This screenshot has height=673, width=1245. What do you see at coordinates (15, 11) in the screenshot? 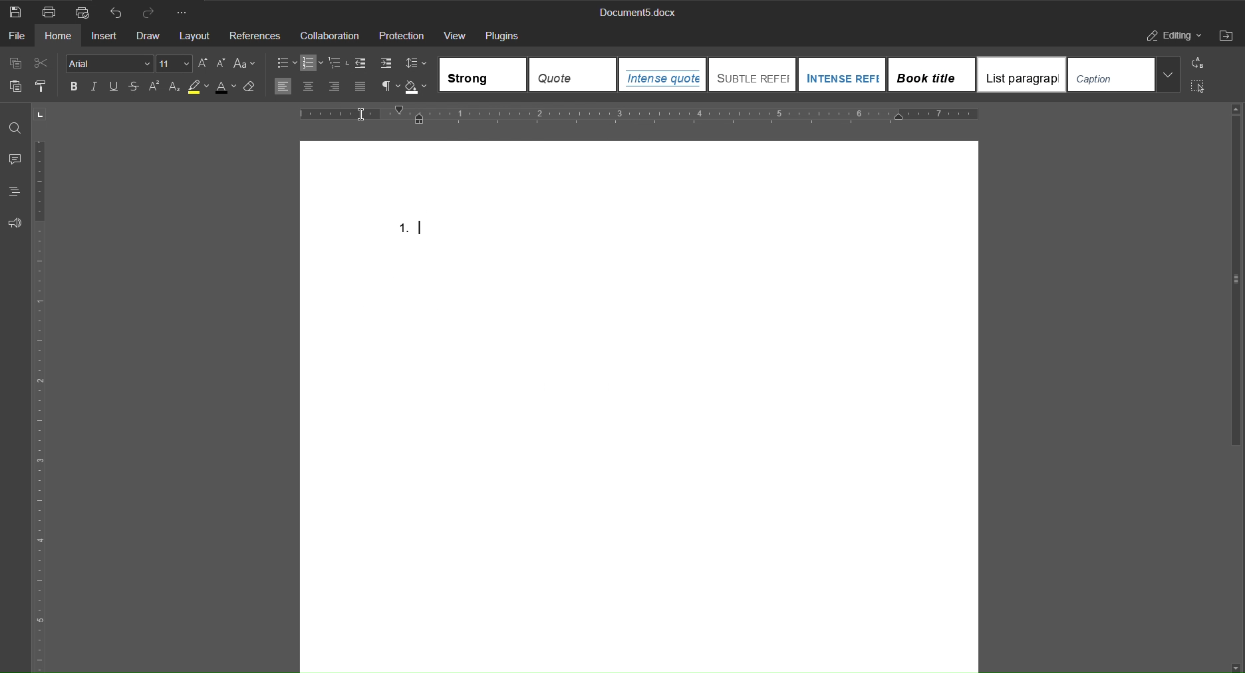
I see `Save` at bounding box center [15, 11].